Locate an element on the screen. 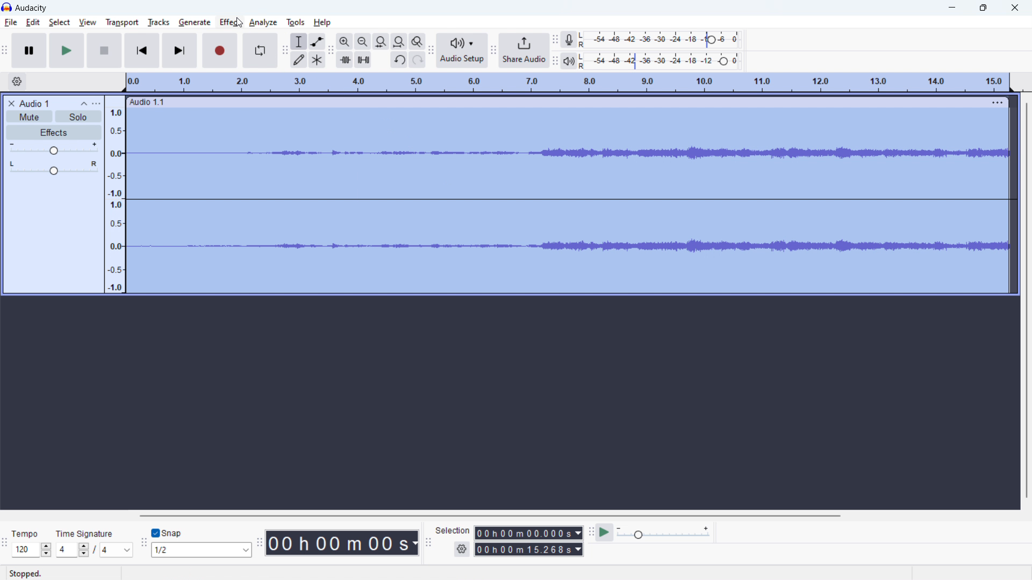 The width and height of the screenshot is (1032, 580). pause is located at coordinates (30, 50).